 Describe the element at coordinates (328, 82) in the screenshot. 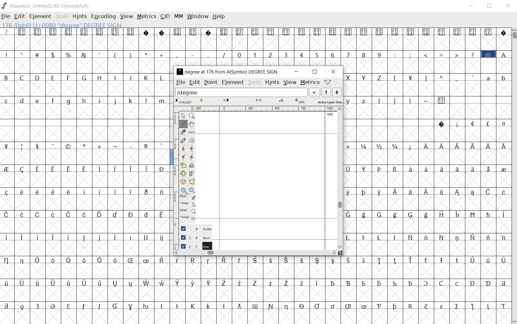

I see `help/window` at that location.